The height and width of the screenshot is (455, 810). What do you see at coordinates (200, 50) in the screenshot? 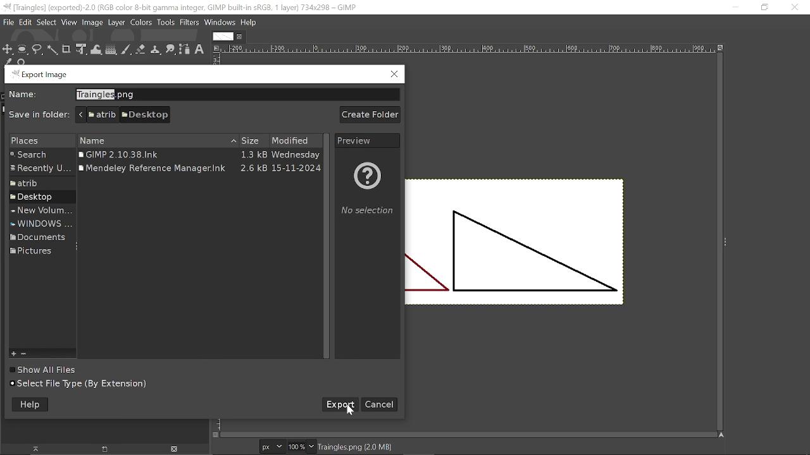
I see `Text tool` at bounding box center [200, 50].